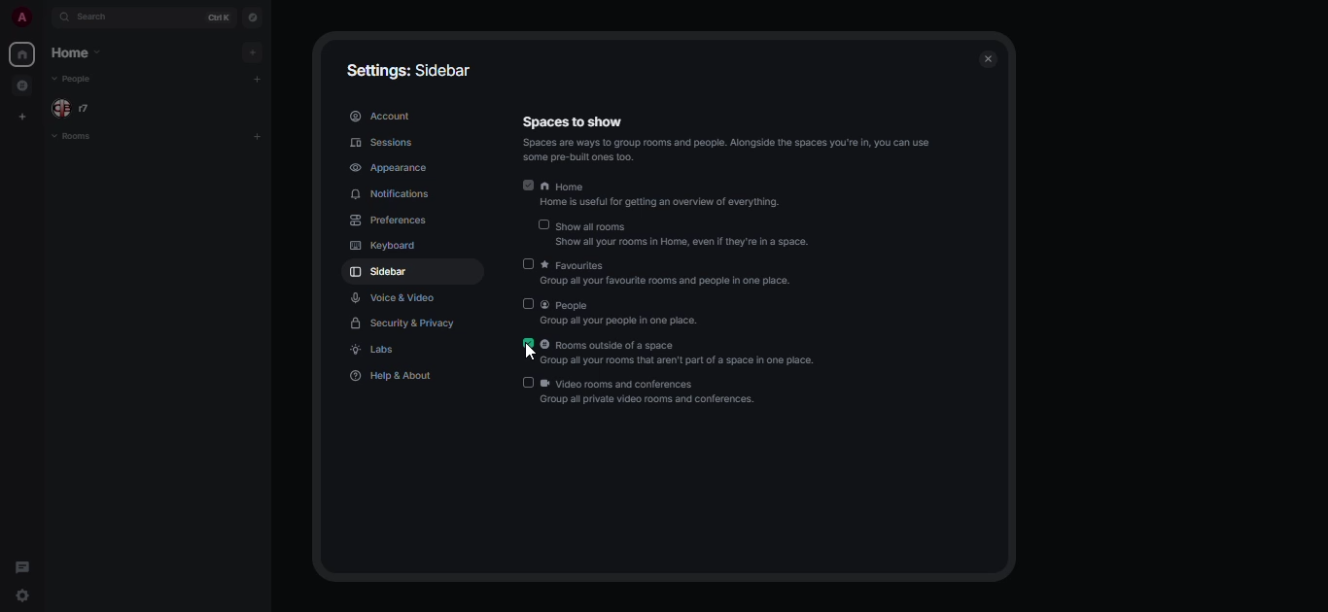  Describe the element at coordinates (374, 351) in the screenshot. I see `labs` at that location.